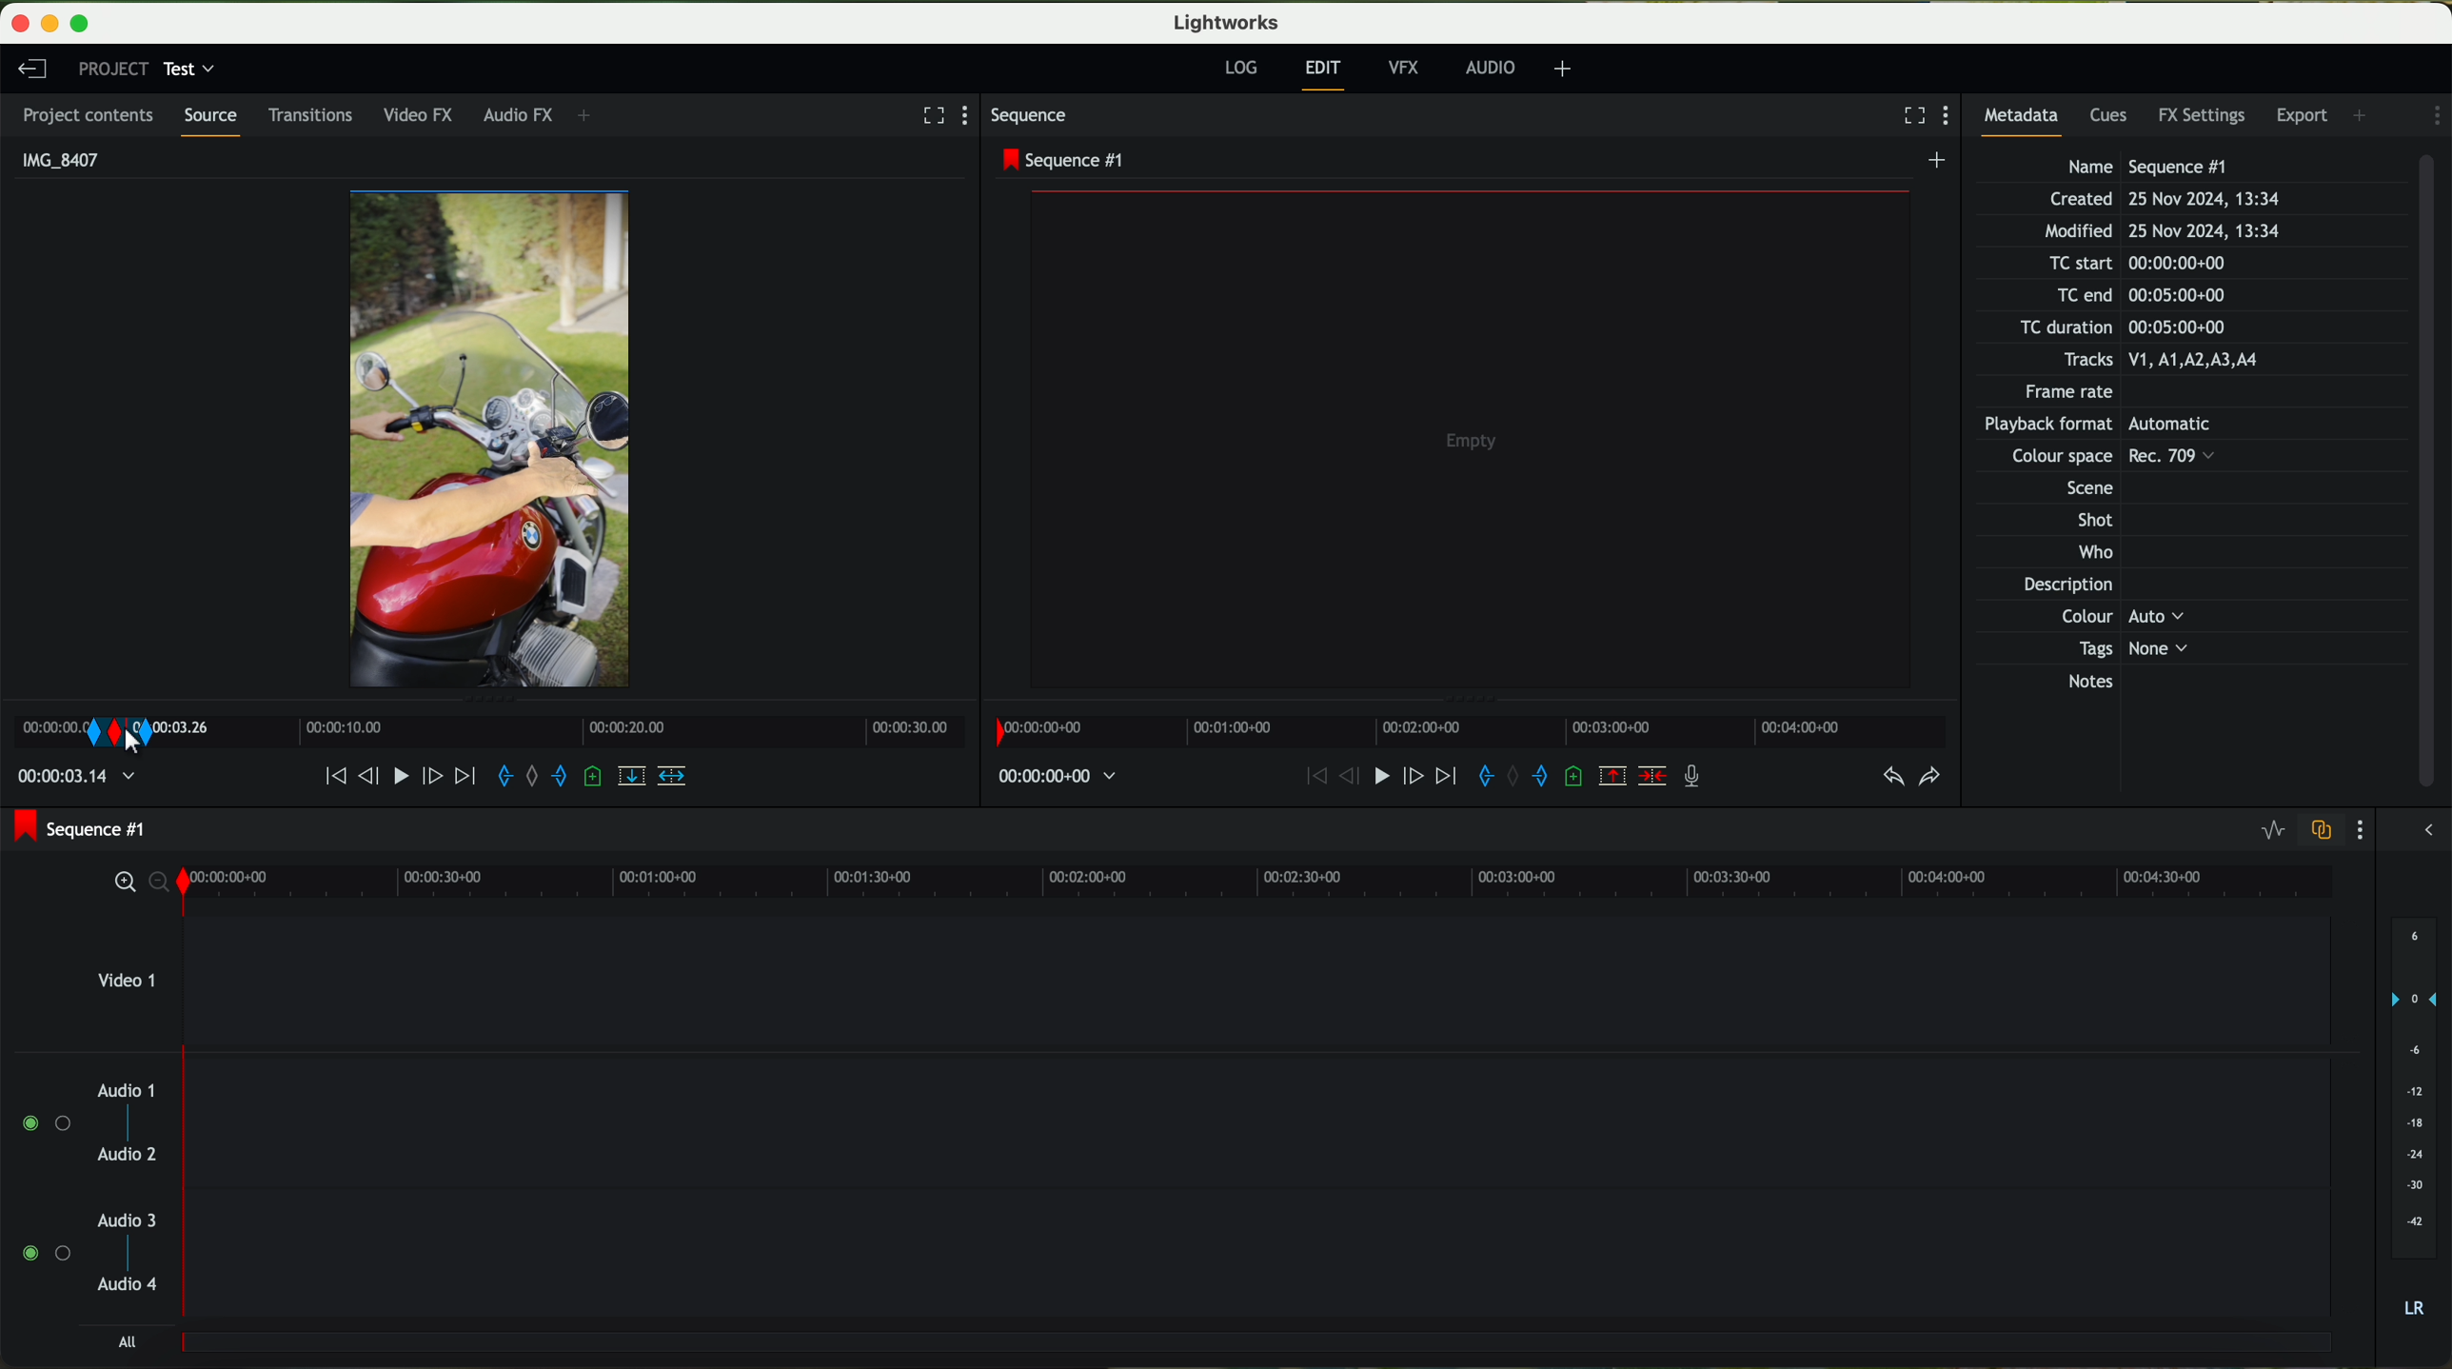 The width and height of the screenshot is (2452, 1369). I want to click on show/hide the full audio mix menu, so click(2429, 827).